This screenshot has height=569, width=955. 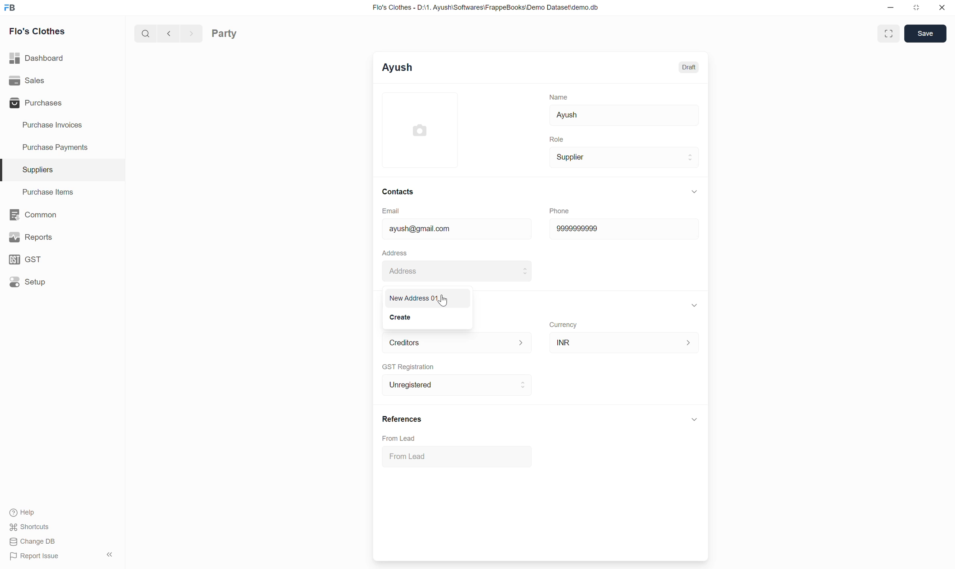 I want to click on Purchases, so click(x=62, y=103).